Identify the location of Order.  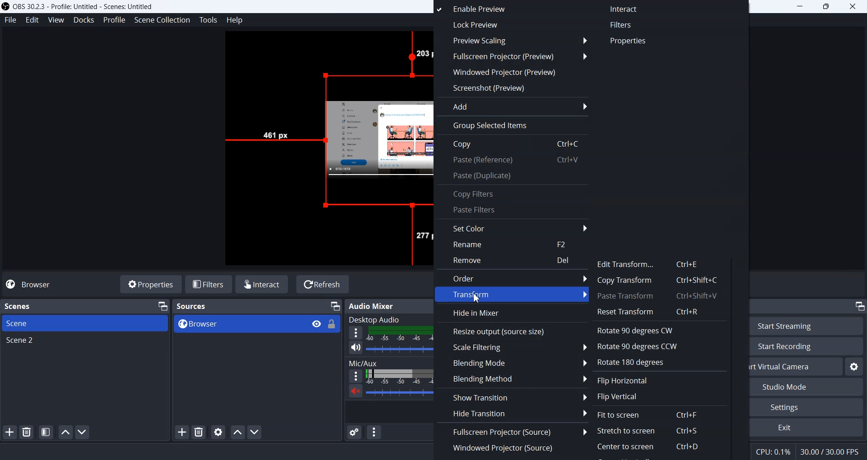
(512, 277).